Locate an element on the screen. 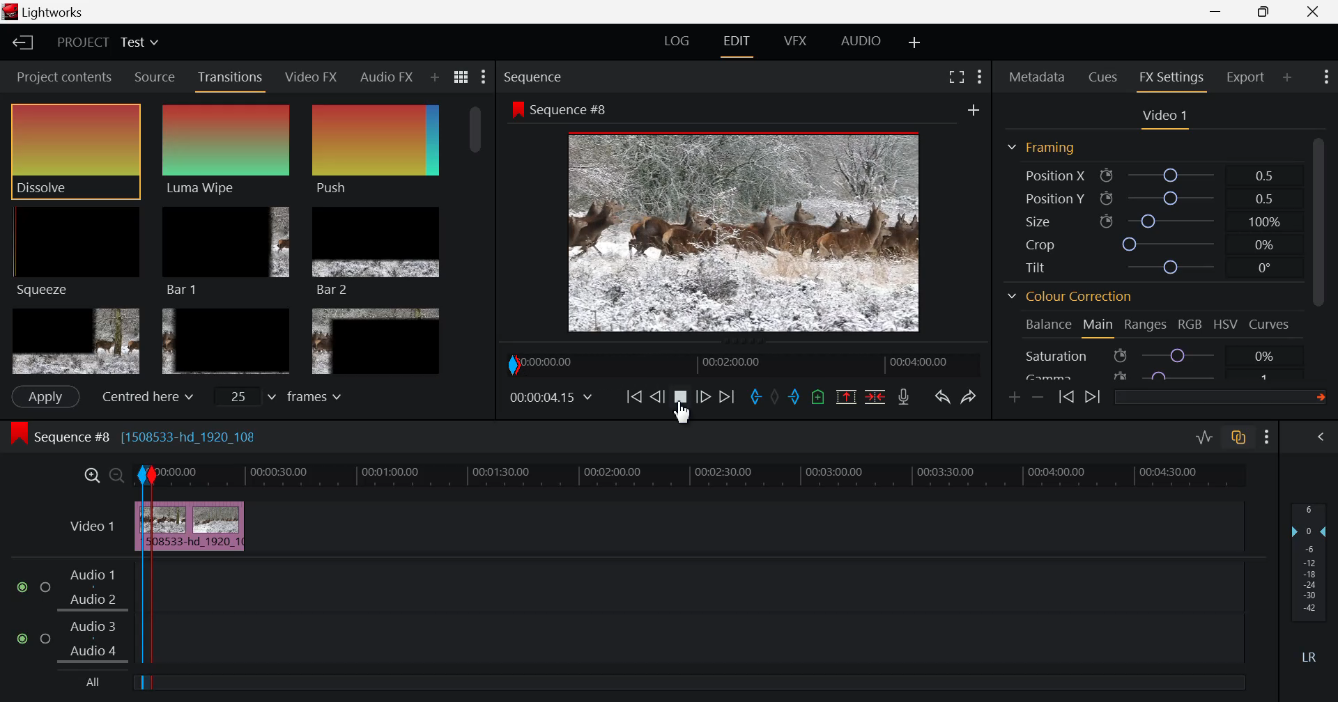 The width and height of the screenshot is (1338, 702). Size is located at coordinates (1158, 221).